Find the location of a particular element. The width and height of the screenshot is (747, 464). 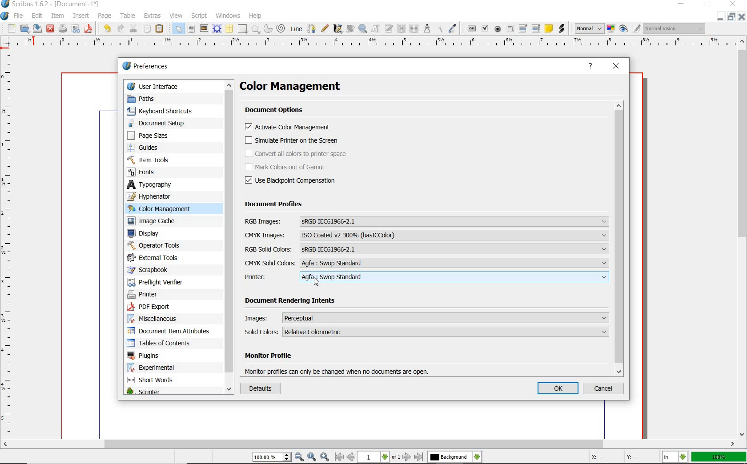

document setup is located at coordinates (157, 124).